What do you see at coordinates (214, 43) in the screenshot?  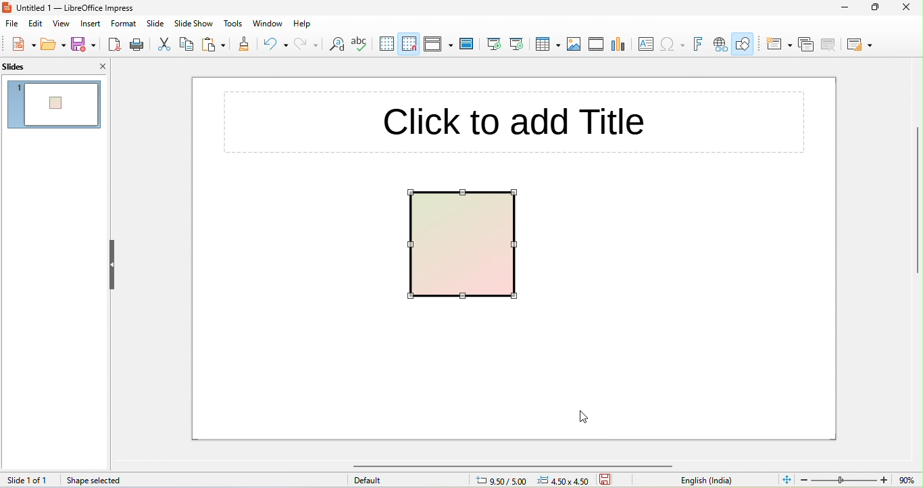 I see `paste` at bounding box center [214, 43].